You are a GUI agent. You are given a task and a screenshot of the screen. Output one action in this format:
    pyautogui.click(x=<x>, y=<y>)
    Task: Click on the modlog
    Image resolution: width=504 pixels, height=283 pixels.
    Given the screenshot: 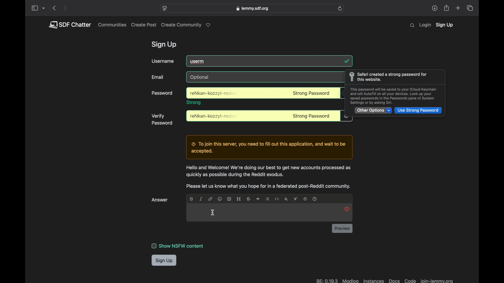 What is the action you would take?
    pyautogui.click(x=351, y=280)
    